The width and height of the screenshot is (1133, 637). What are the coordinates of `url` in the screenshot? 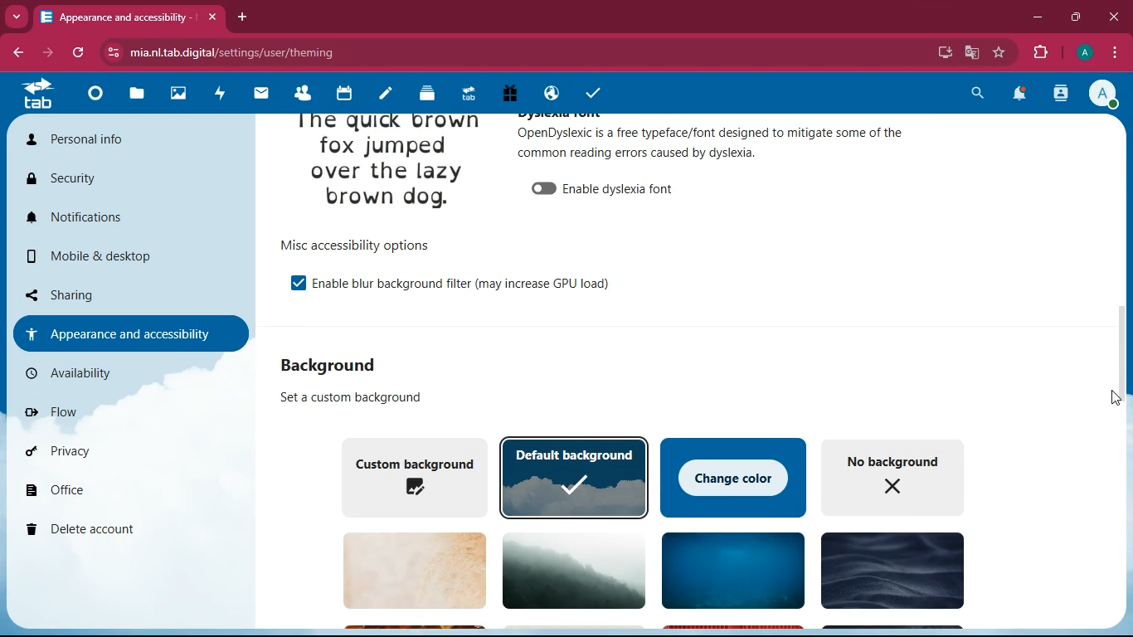 It's located at (235, 53).